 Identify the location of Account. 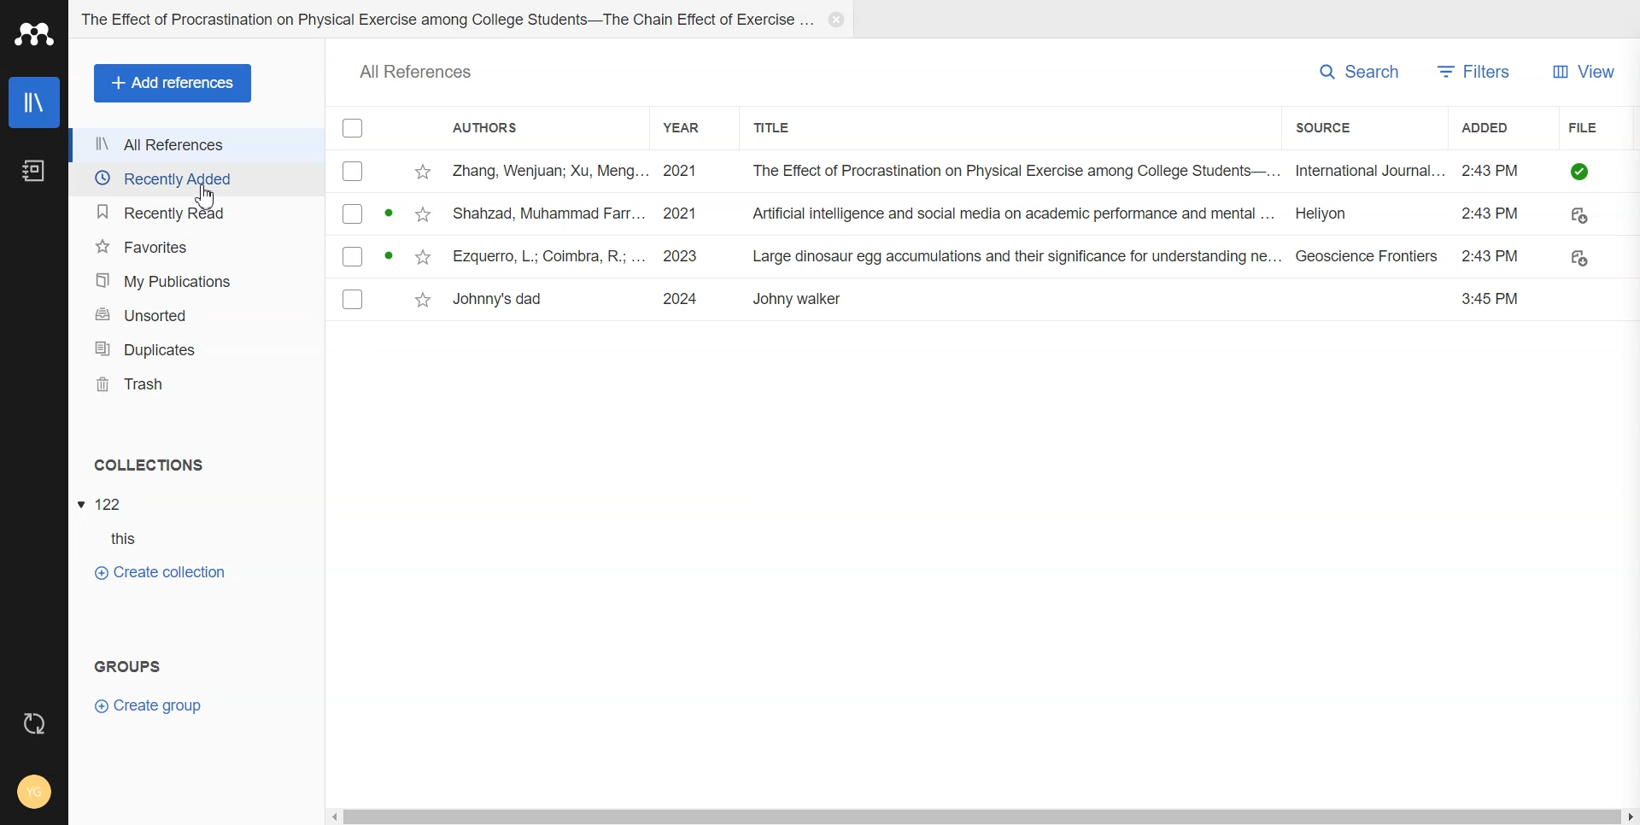
(34, 798).